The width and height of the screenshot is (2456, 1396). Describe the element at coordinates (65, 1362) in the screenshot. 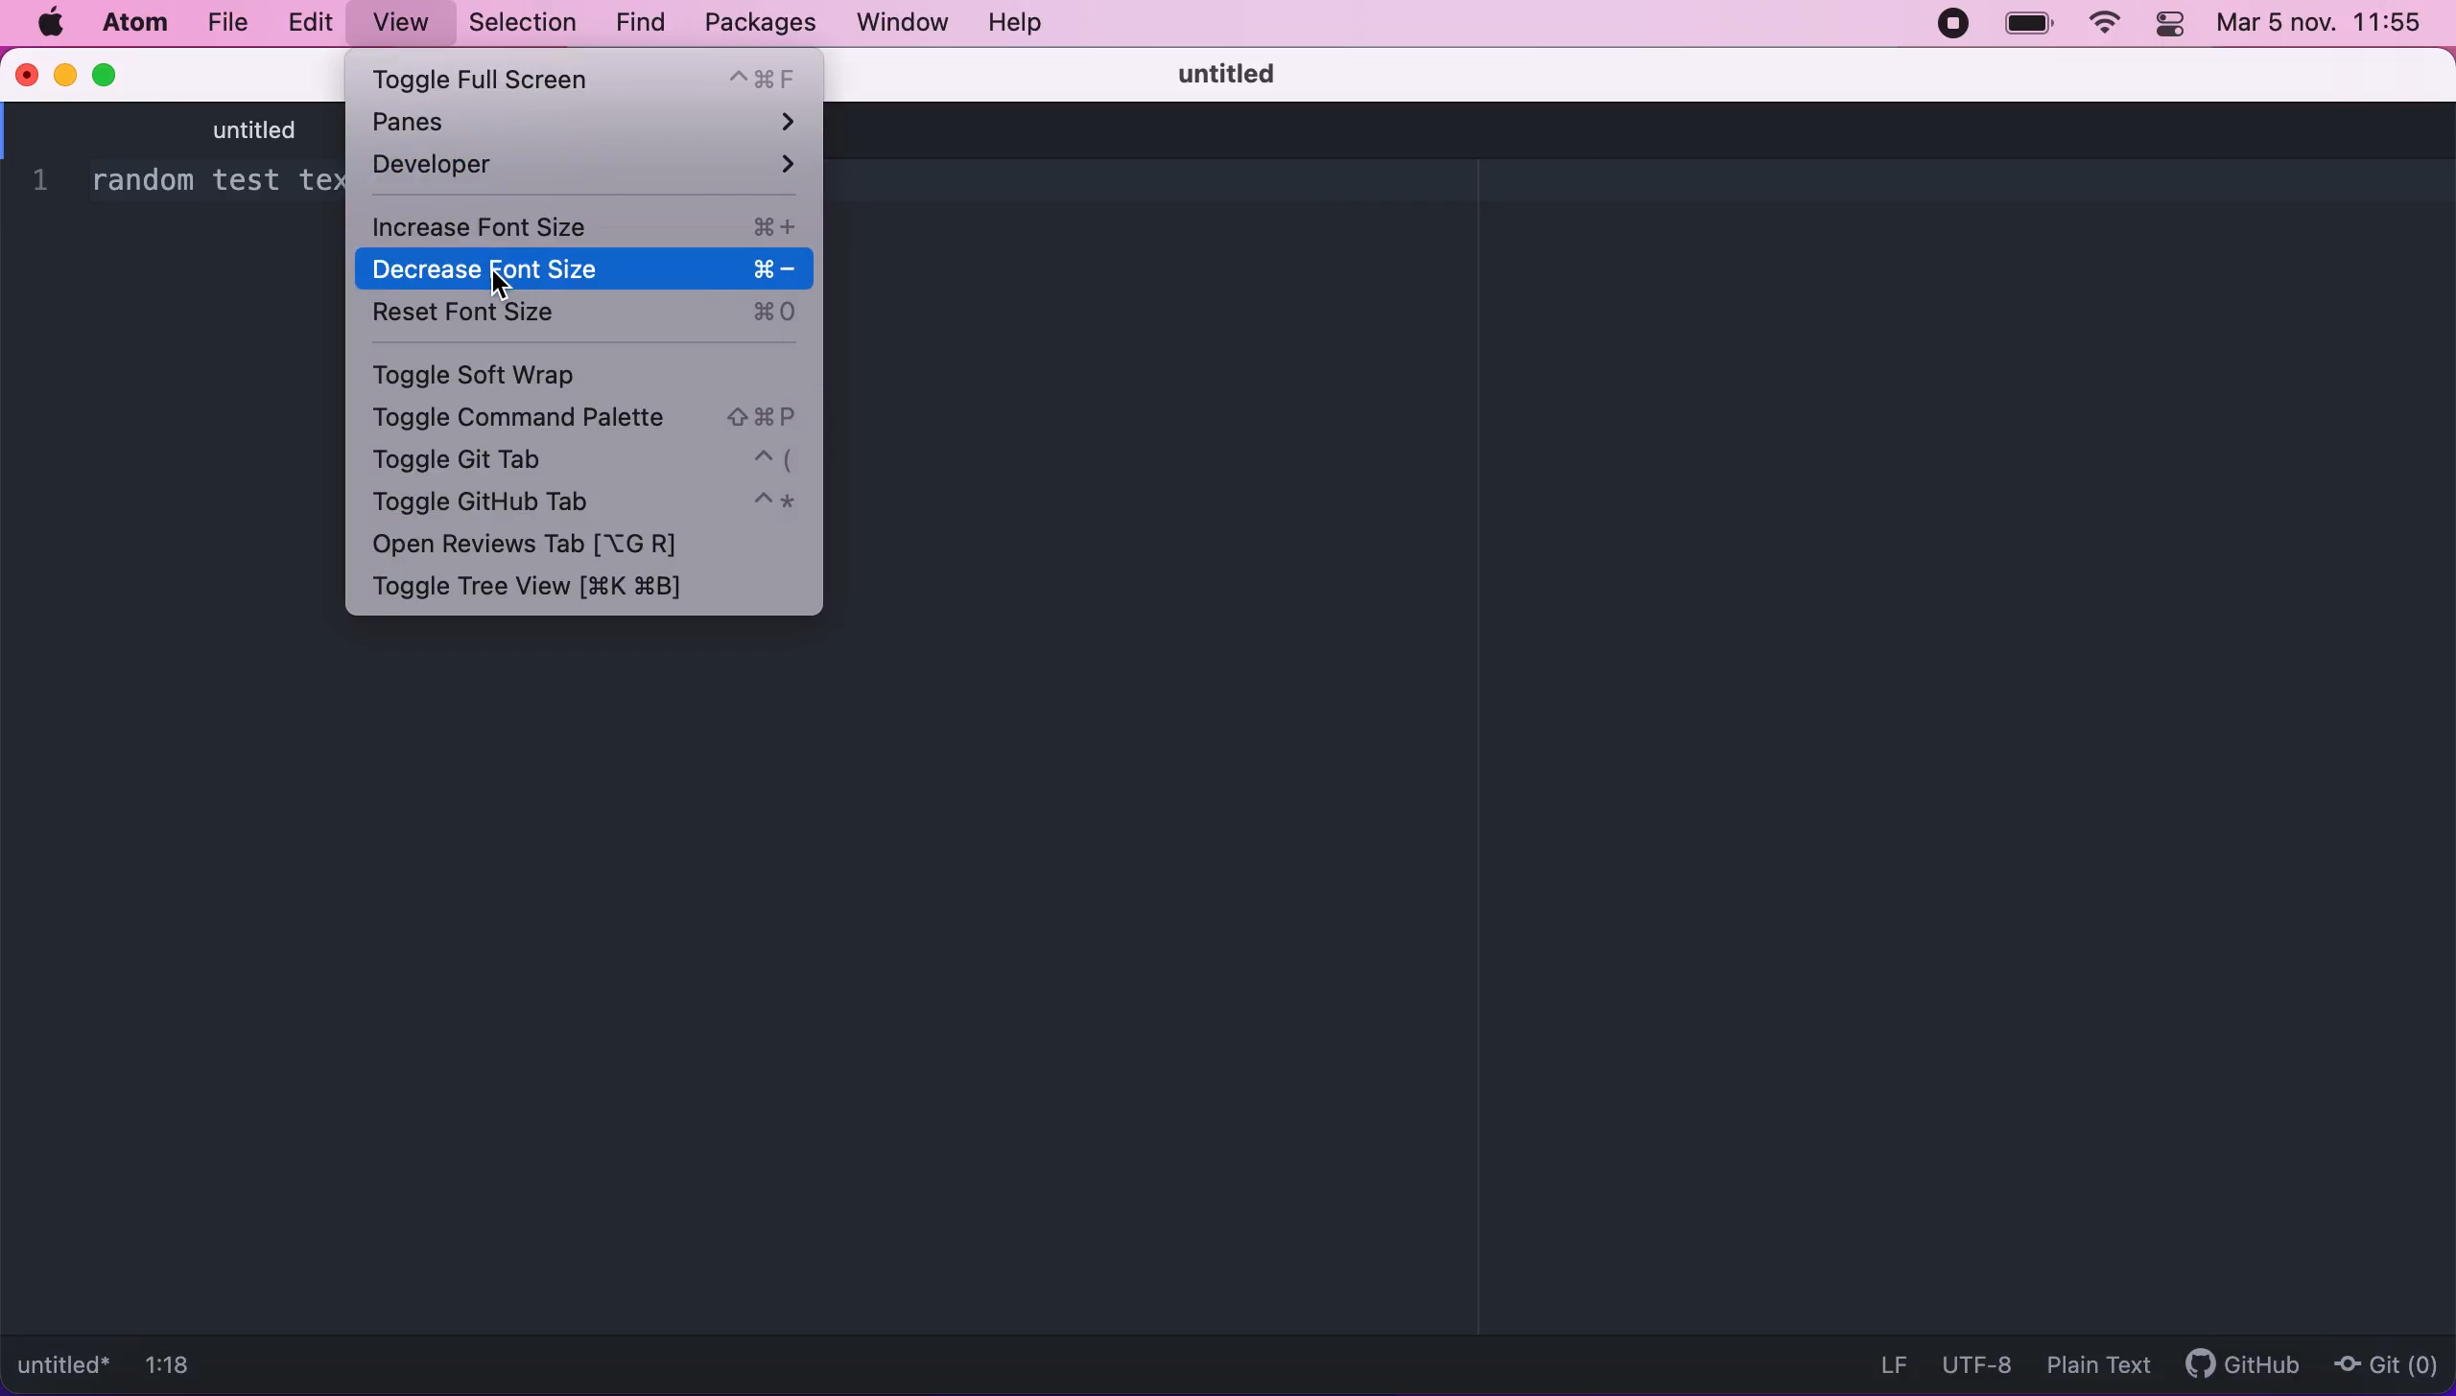

I see `untitled*` at that location.